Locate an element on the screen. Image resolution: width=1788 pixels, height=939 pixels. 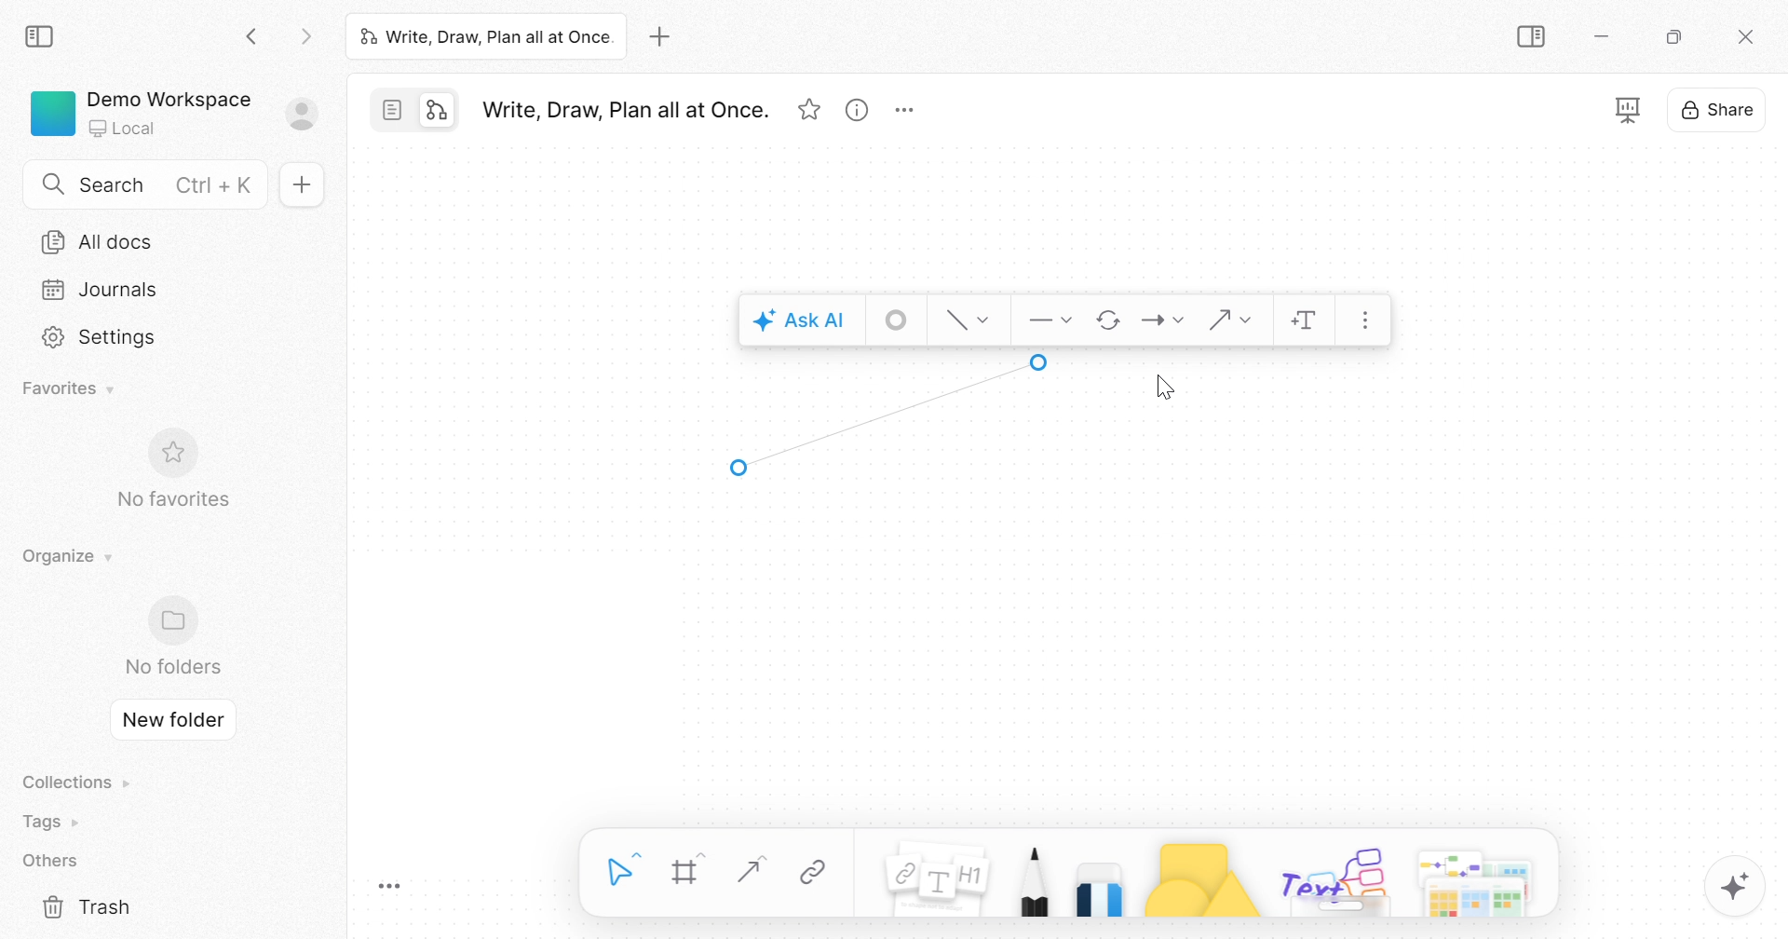
Close is located at coordinates (1746, 39).